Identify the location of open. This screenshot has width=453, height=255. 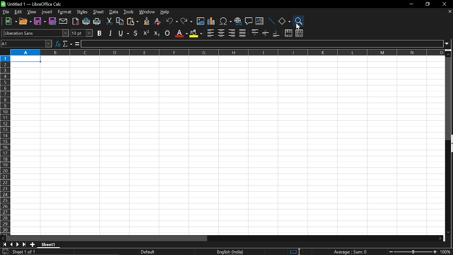
(26, 22).